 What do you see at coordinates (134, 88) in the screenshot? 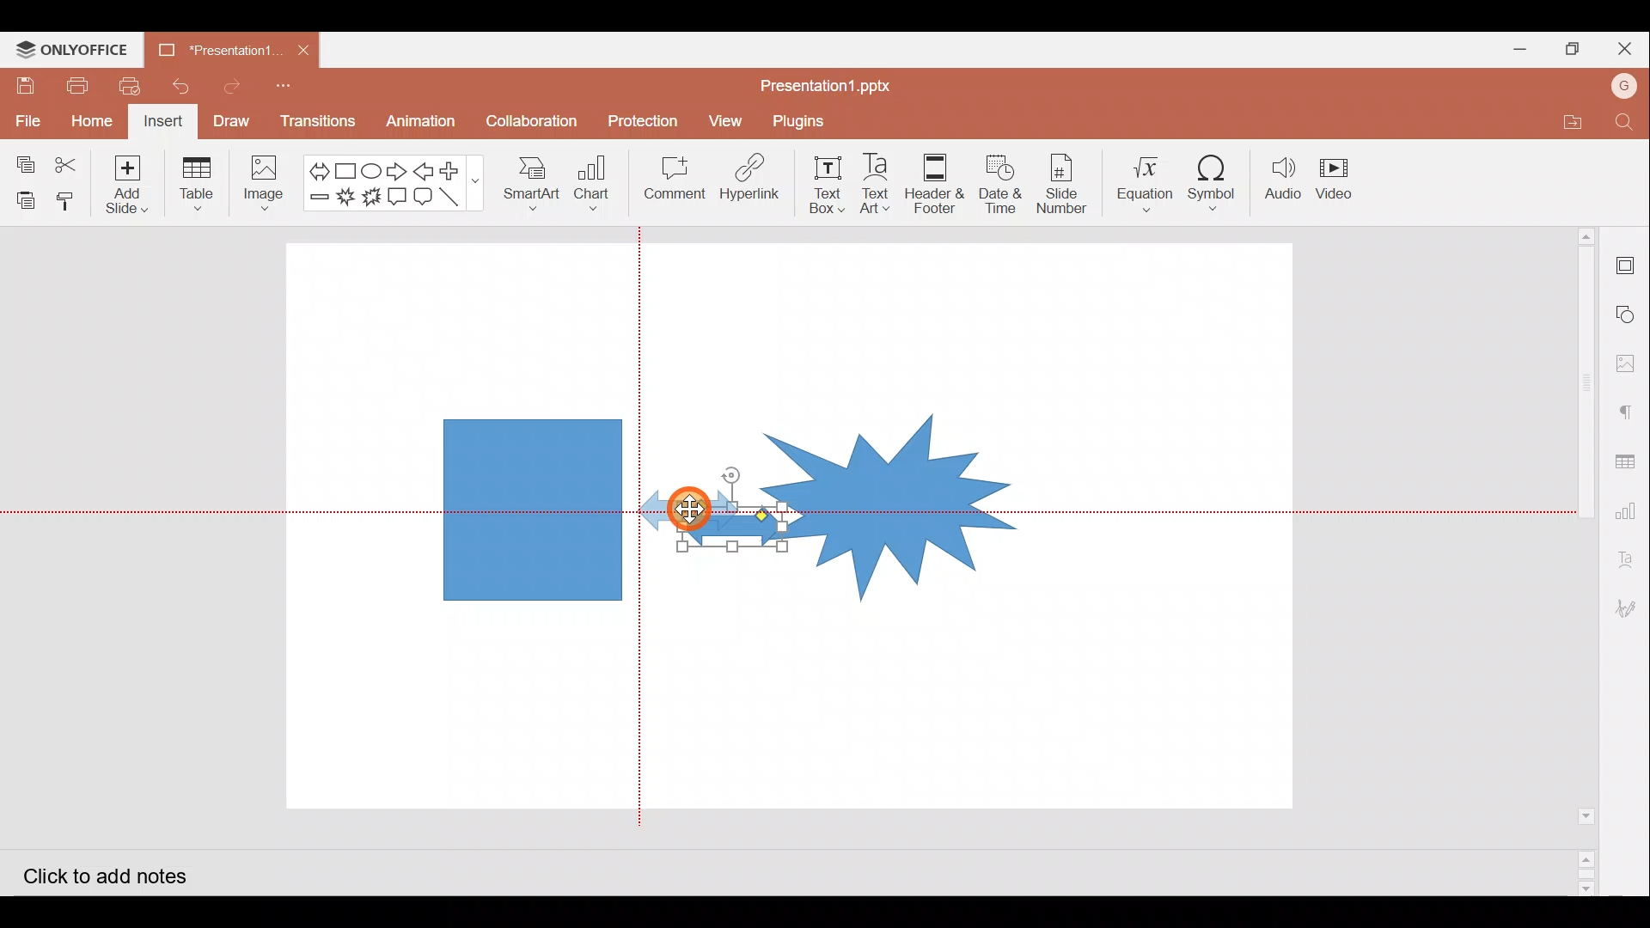
I see `Quick print` at bounding box center [134, 88].